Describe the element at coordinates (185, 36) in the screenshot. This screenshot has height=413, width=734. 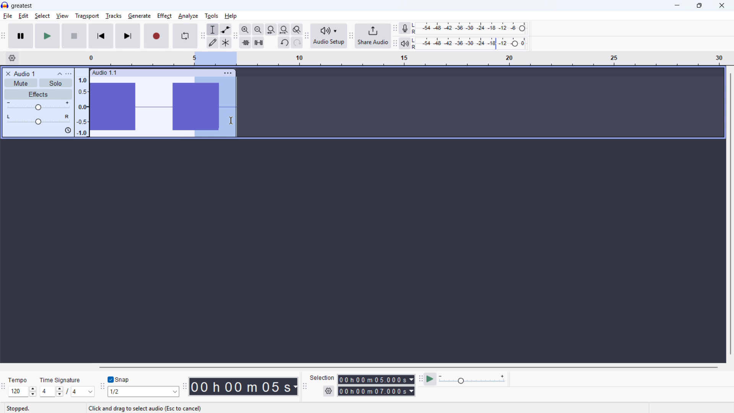
I see `Enable looping ` at that location.